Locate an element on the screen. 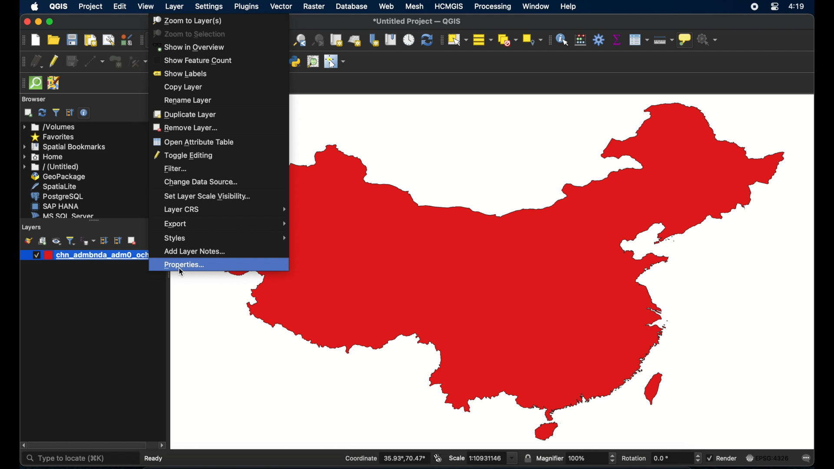 The height and width of the screenshot is (469, 834). messages is located at coordinates (808, 458).